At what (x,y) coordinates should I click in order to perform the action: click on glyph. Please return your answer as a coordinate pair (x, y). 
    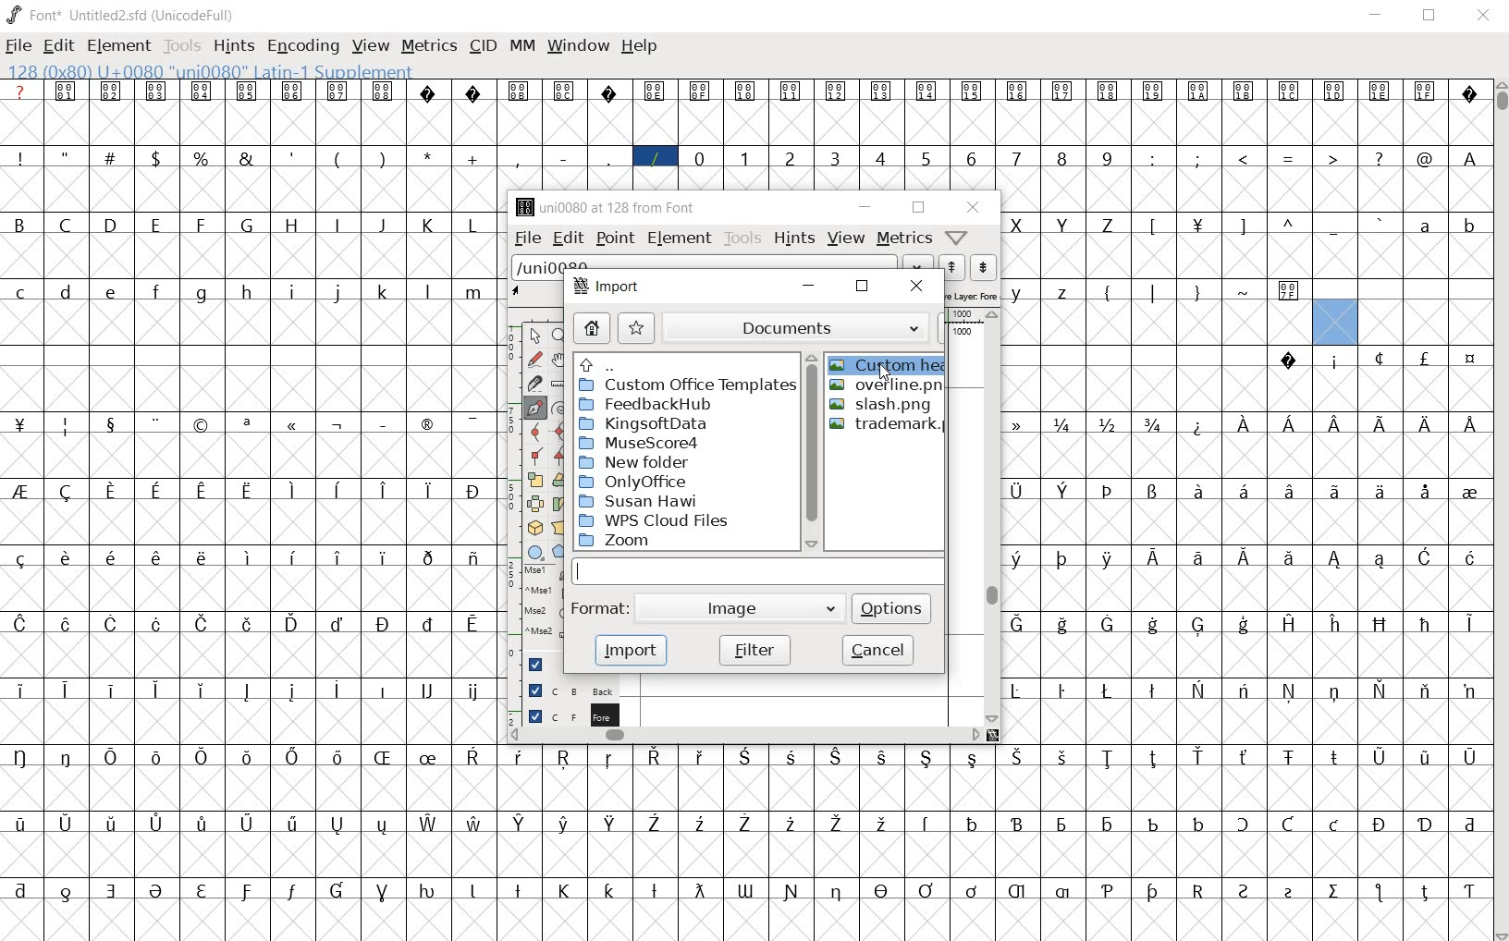
    Looking at the image, I should click on (202, 757).